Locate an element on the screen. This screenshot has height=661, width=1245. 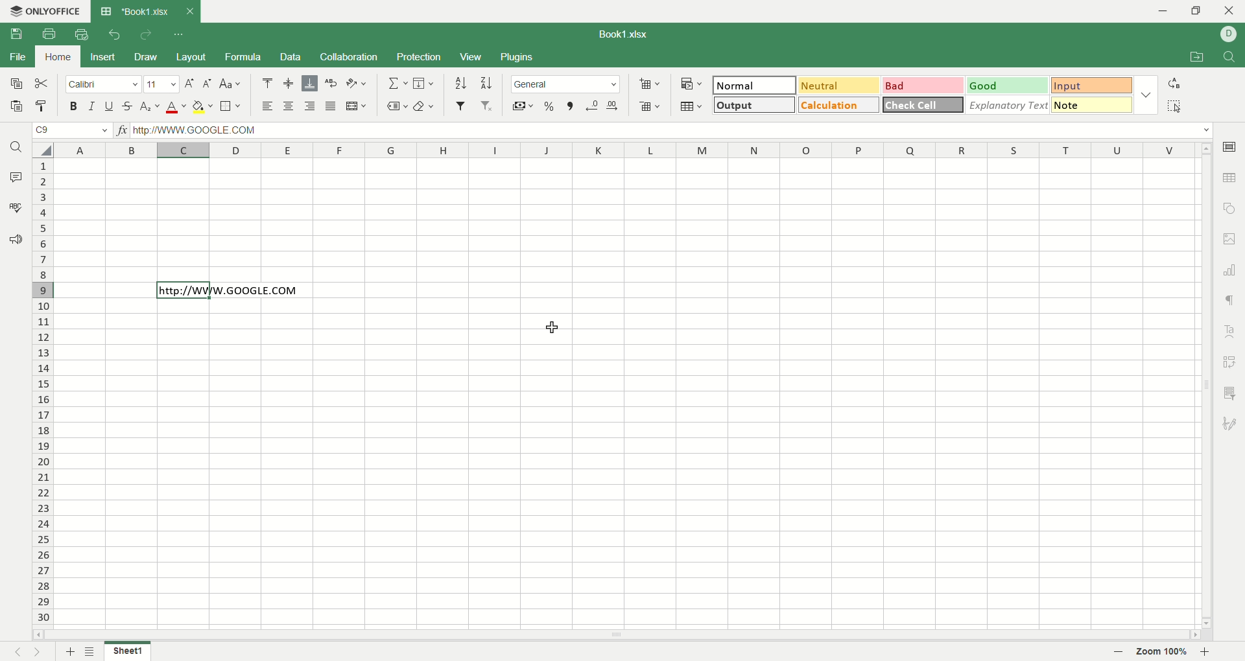
redo is located at coordinates (146, 35).